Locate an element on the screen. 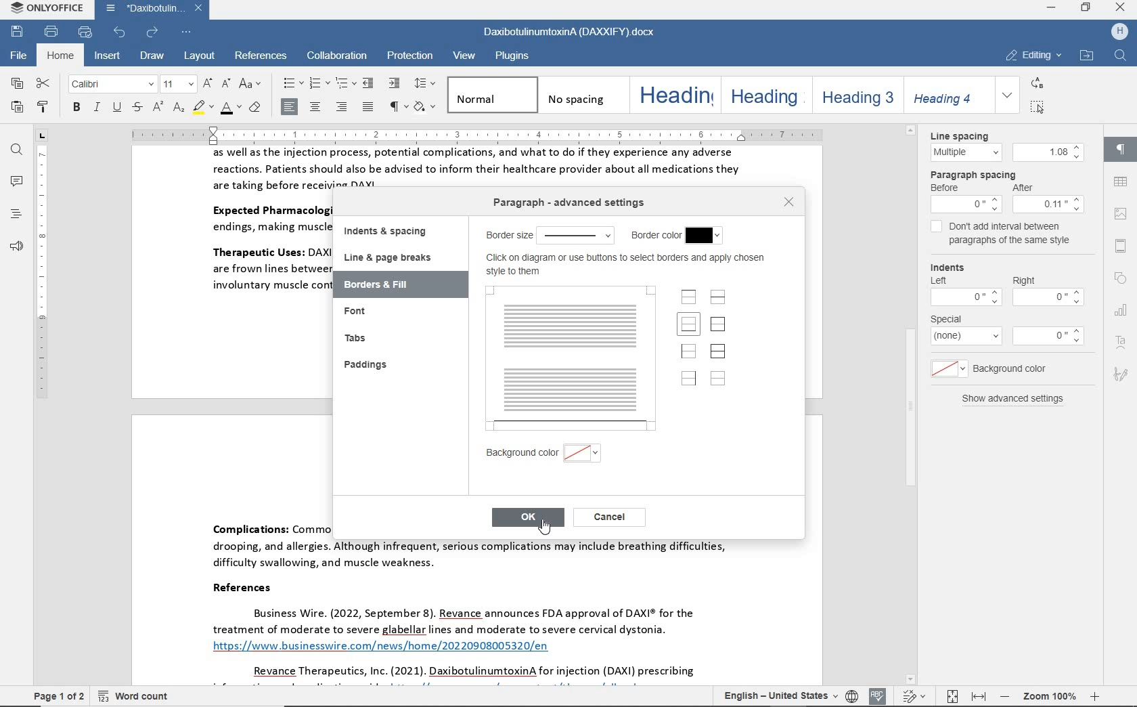 The image size is (1137, 707). no spacing is located at coordinates (581, 94).